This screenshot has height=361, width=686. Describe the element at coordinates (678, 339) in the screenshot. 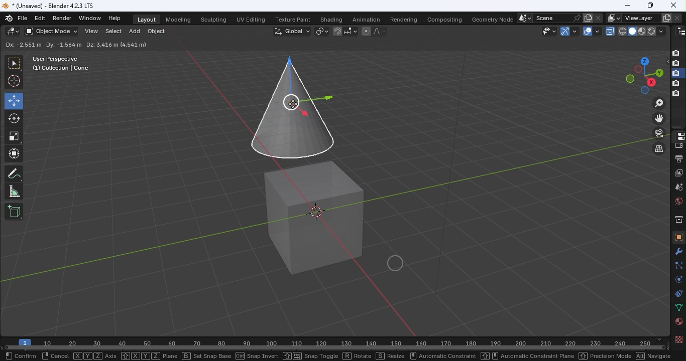

I see `texture` at that location.